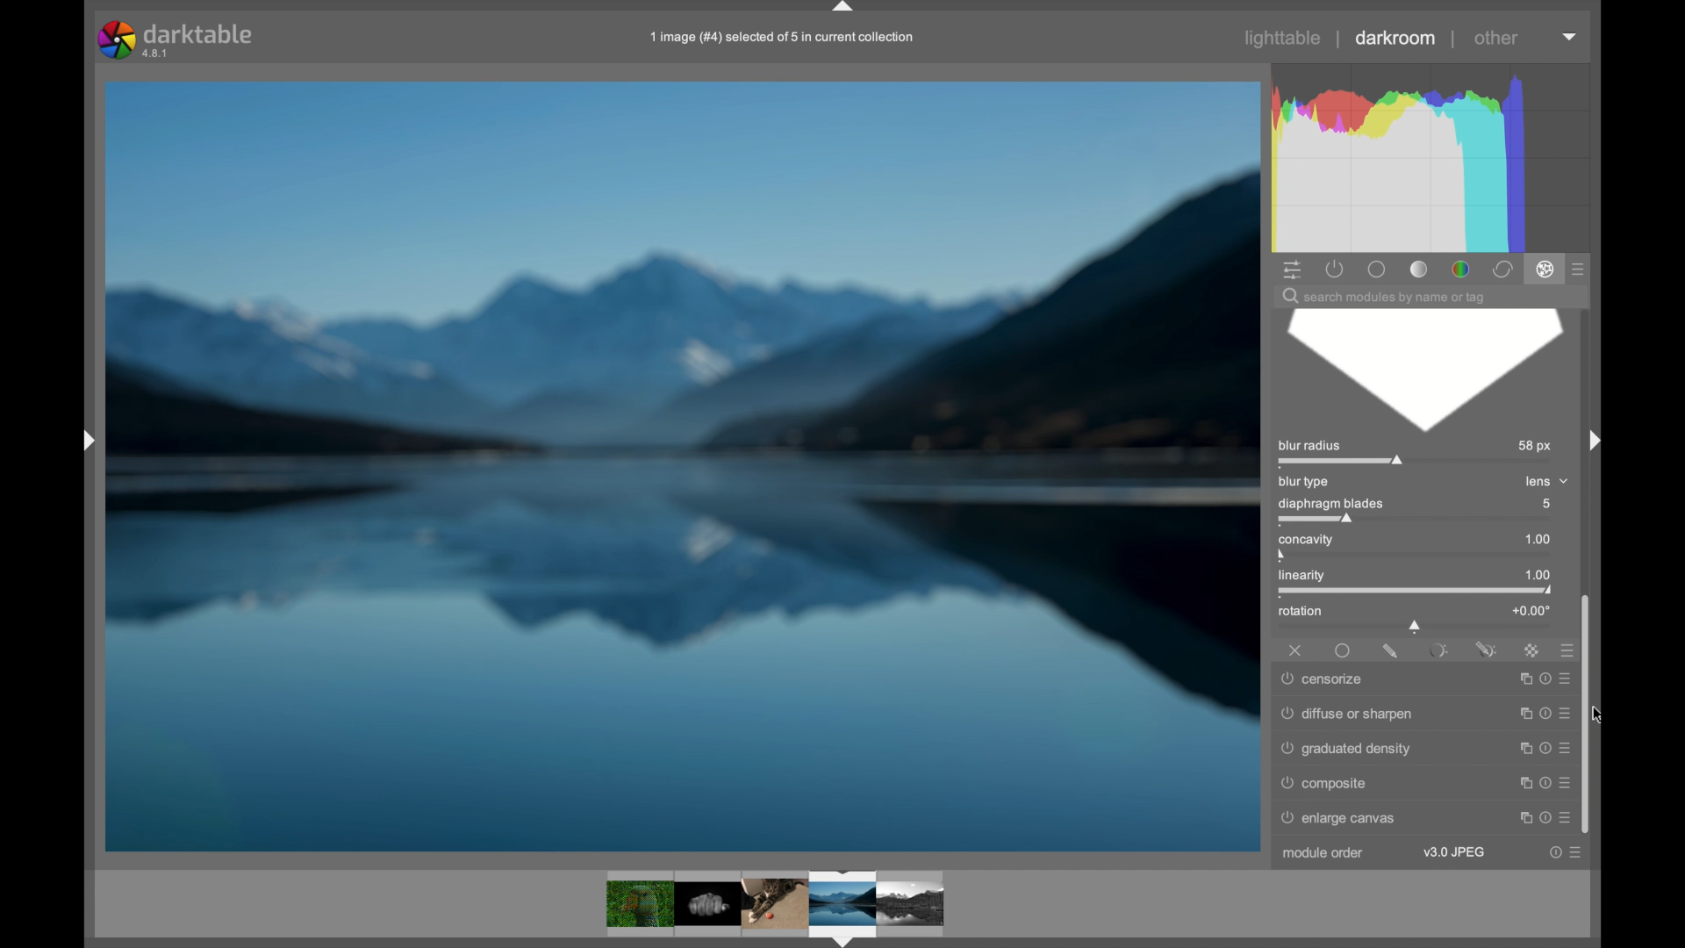 The image size is (1685, 948). I want to click on more options, so click(1567, 675).